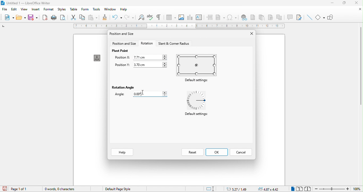 The width and height of the screenshot is (363, 192). I want to click on click to save the document, so click(4, 189).